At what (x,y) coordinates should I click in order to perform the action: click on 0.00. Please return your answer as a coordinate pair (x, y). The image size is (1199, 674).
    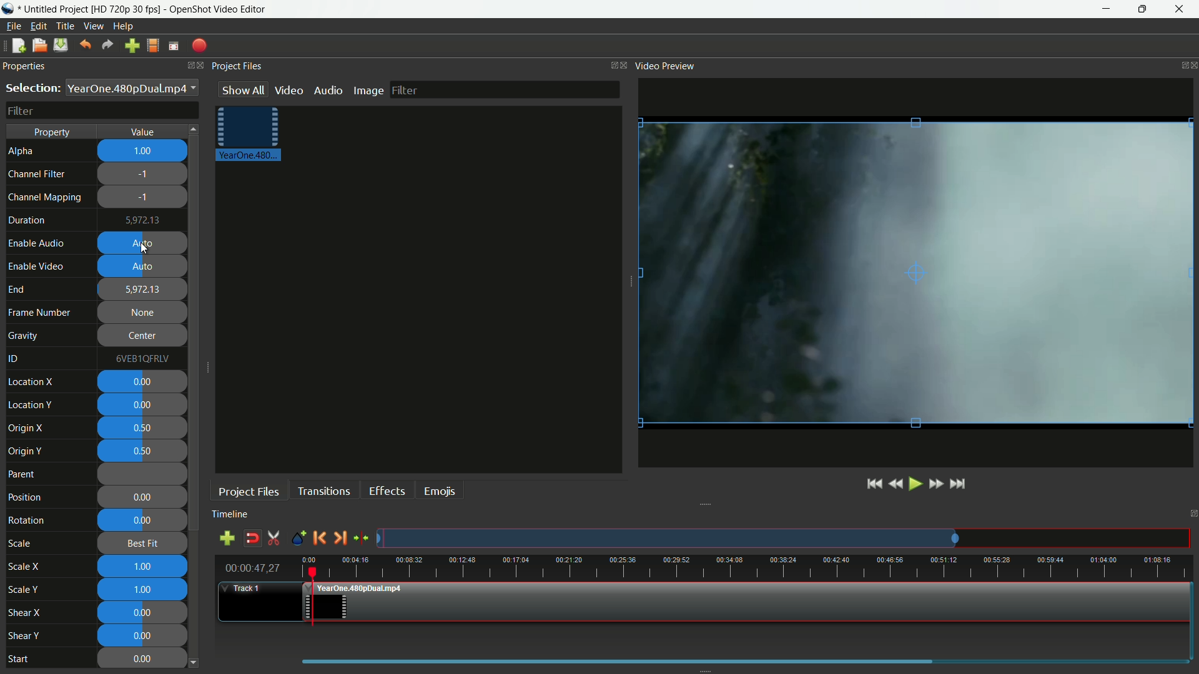
    Looking at the image, I should click on (146, 612).